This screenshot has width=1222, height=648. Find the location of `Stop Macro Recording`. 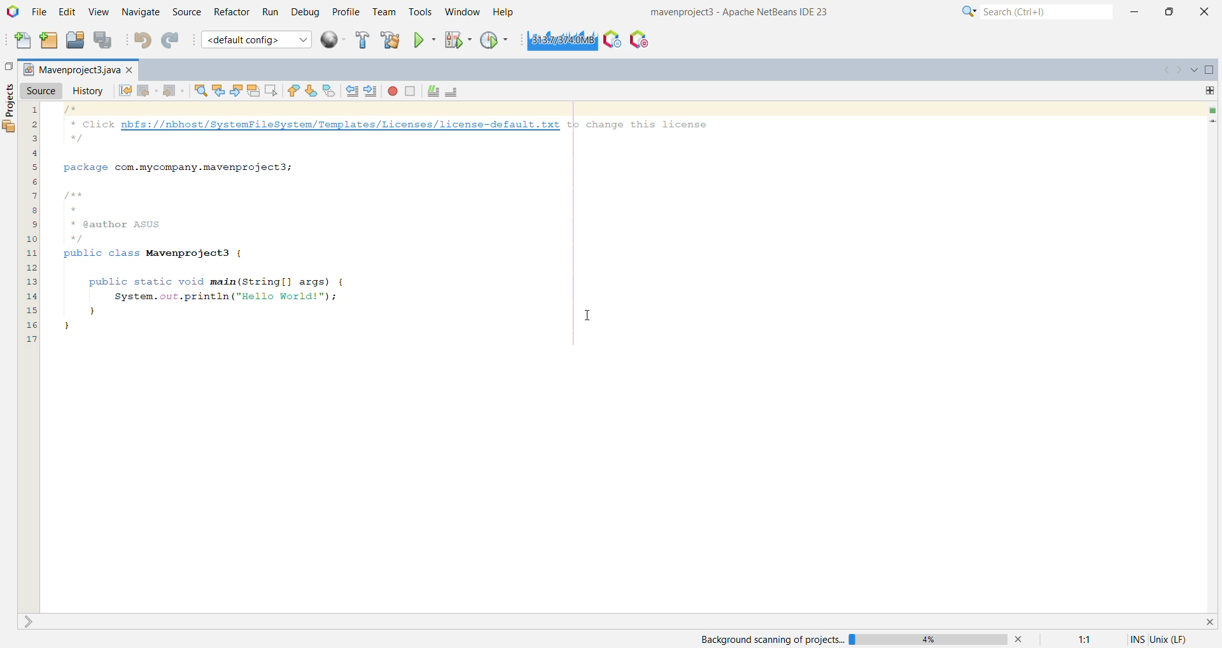

Stop Macro Recording is located at coordinates (409, 92).